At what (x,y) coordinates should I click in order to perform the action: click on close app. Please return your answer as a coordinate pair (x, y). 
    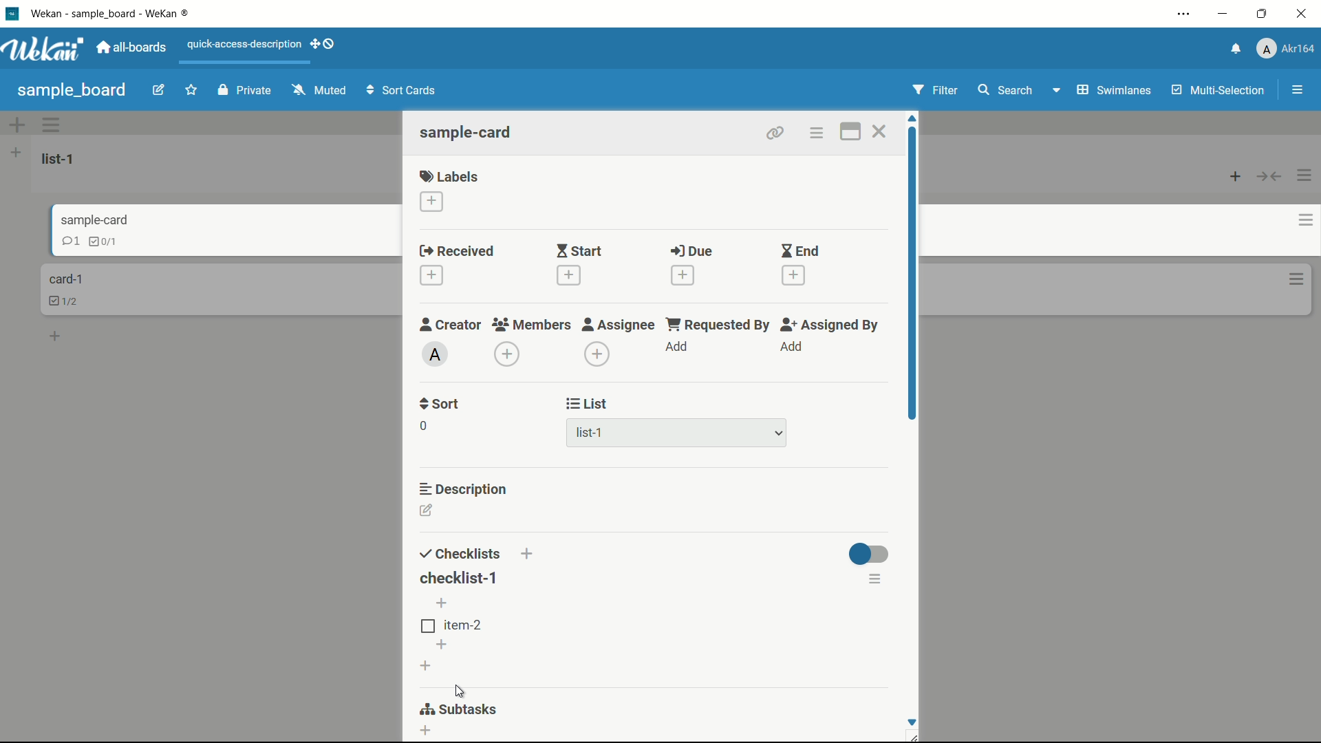
    Looking at the image, I should click on (1301, 14).